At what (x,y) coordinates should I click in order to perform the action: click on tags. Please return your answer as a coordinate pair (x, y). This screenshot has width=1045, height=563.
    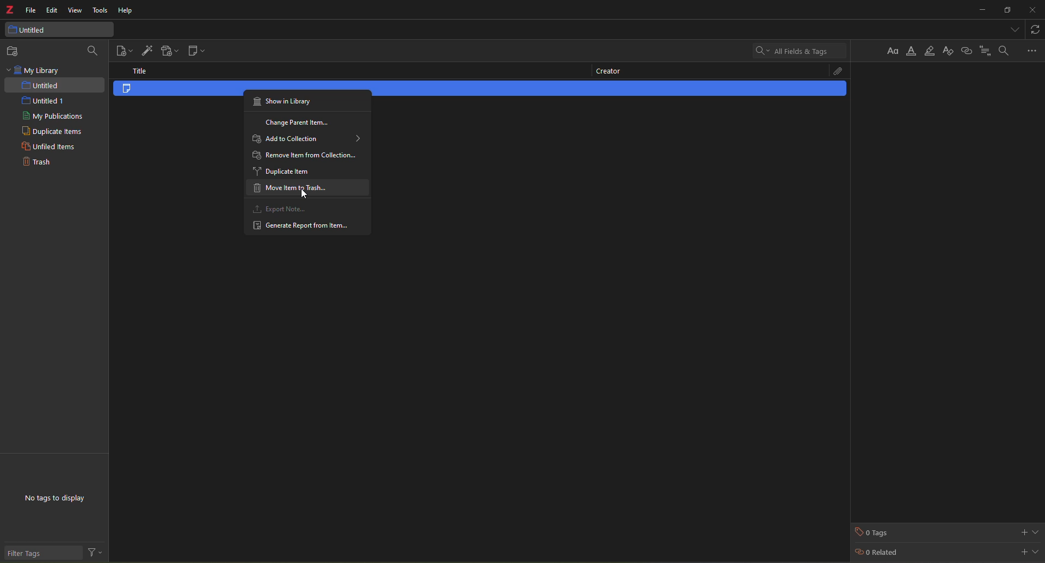
    Looking at the image, I should click on (875, 532).